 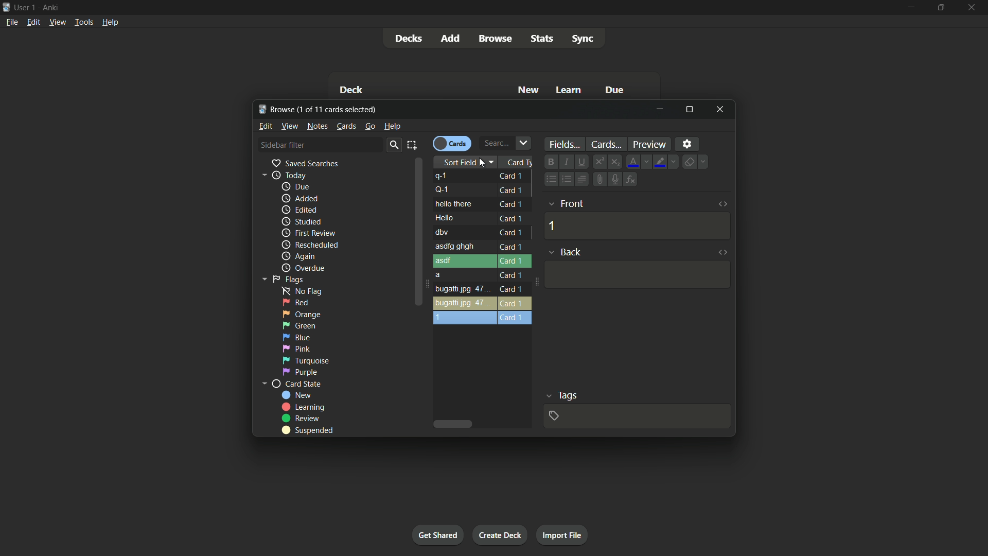 I want to click on first review, so click(x=311, y=233).